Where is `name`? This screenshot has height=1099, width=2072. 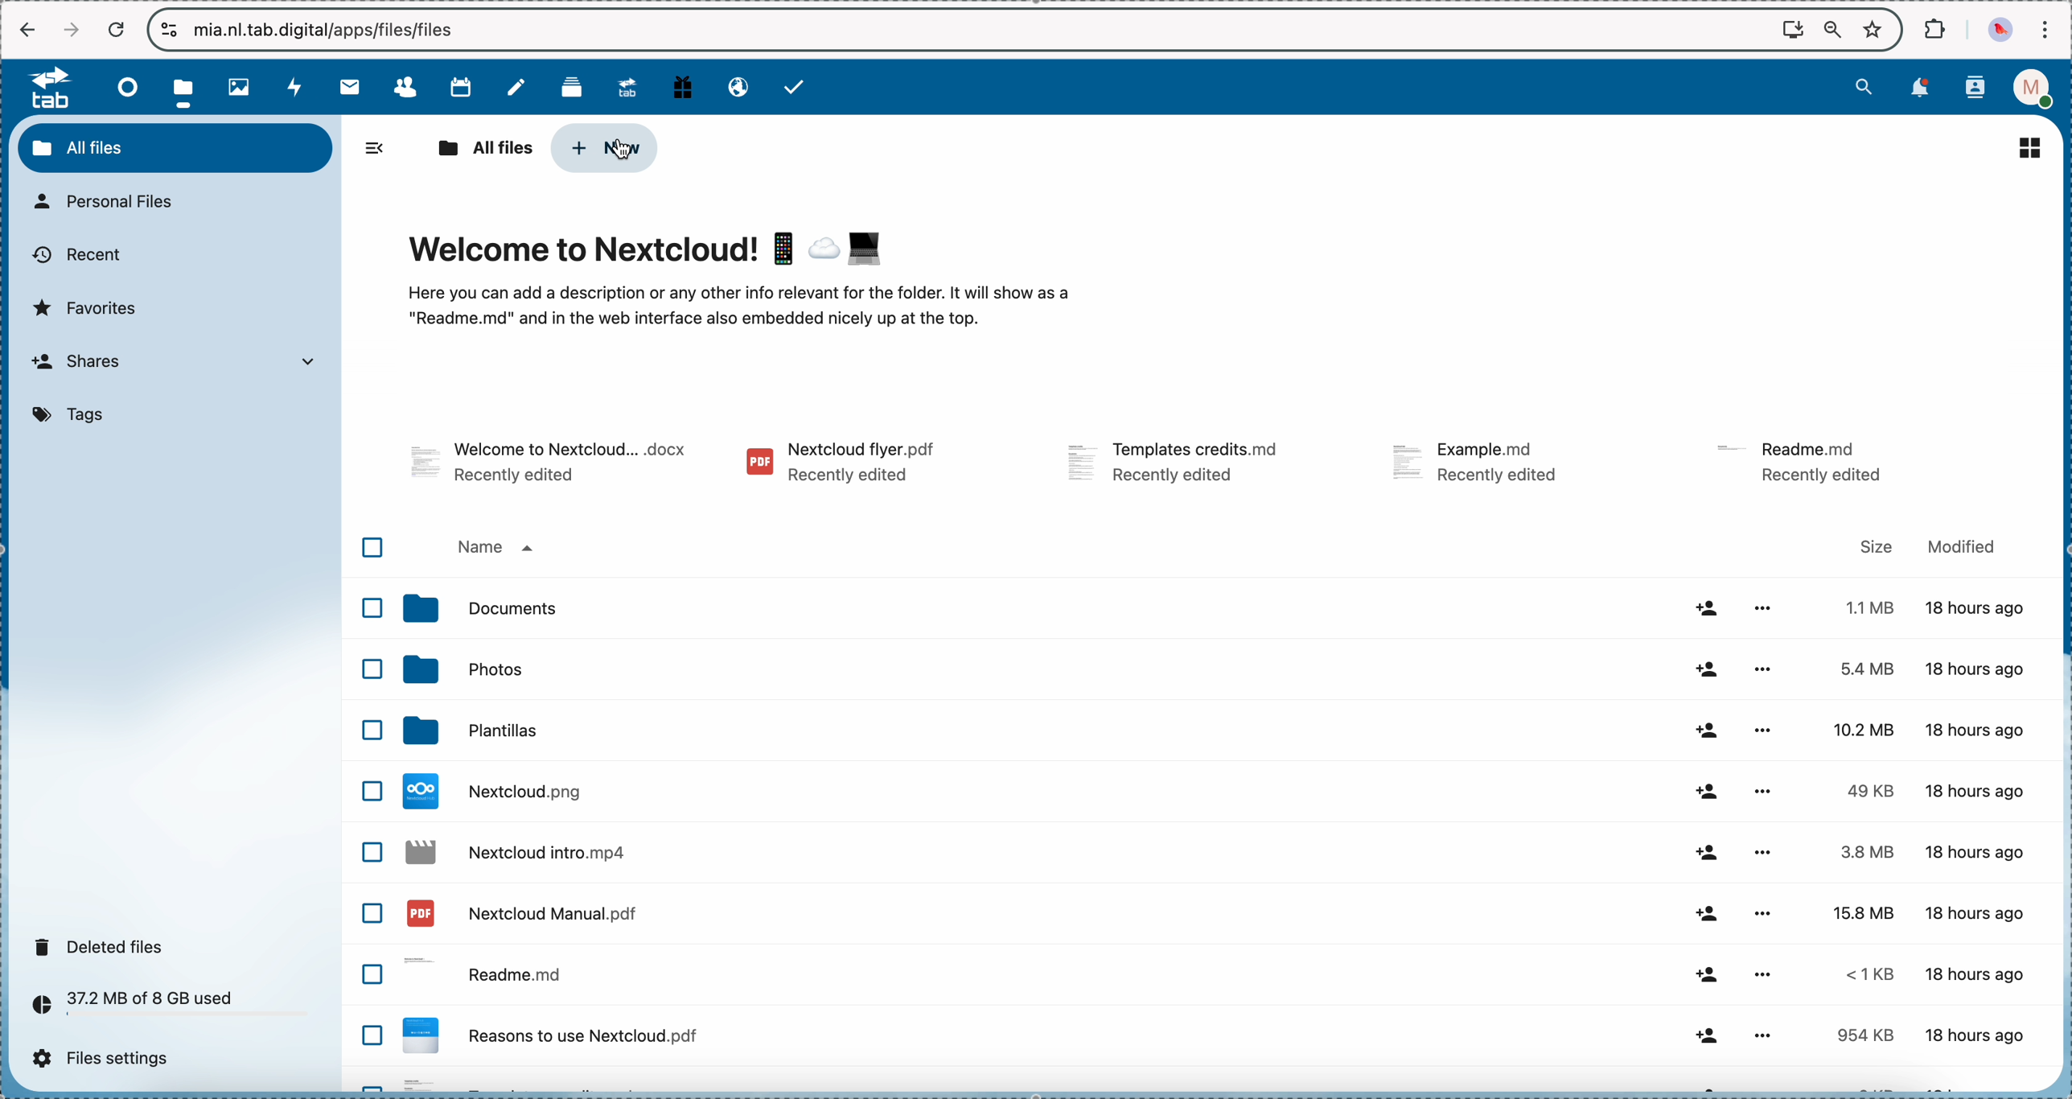 name is located at coordinates (496, 549).